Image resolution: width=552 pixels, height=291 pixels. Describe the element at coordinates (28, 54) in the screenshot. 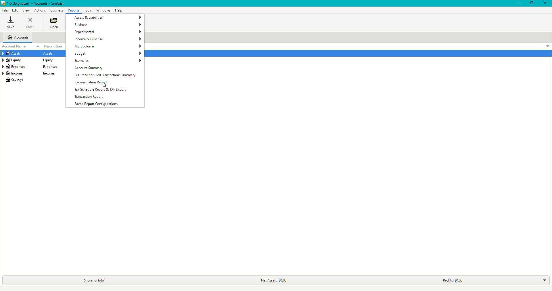

I see `` at that location.